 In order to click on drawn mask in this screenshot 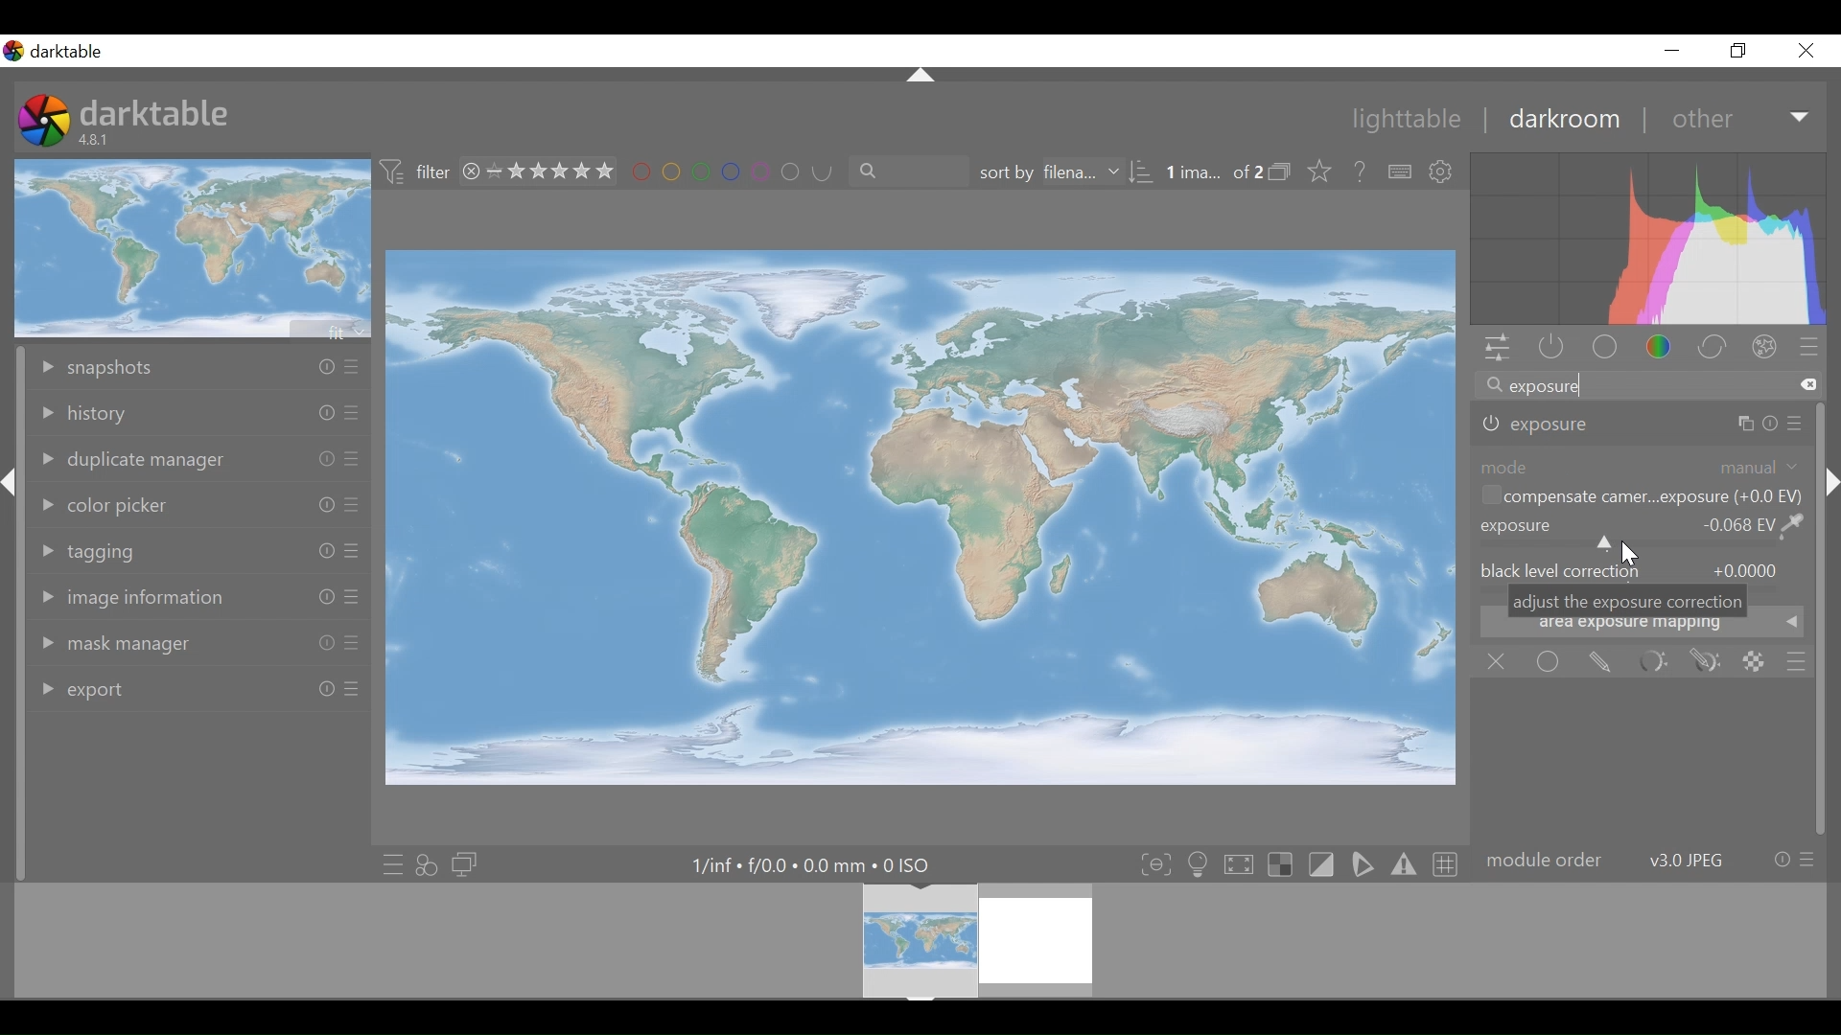, I will do `click(1603, 660)`.